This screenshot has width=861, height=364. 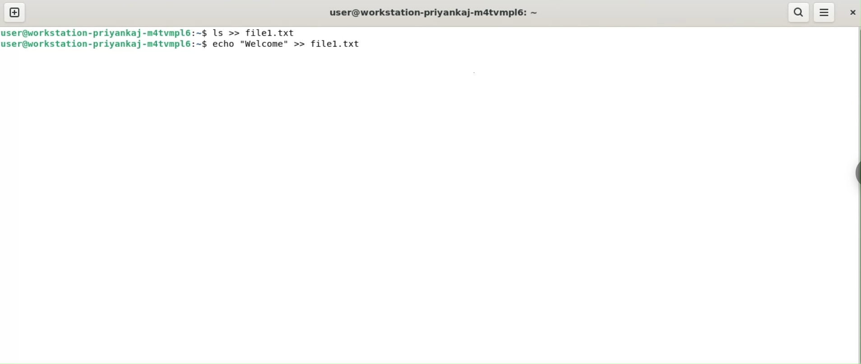 What do you see at coordinates (15, 12) in the screenshot?
I see `new tab` at bounding box center [15, 12].